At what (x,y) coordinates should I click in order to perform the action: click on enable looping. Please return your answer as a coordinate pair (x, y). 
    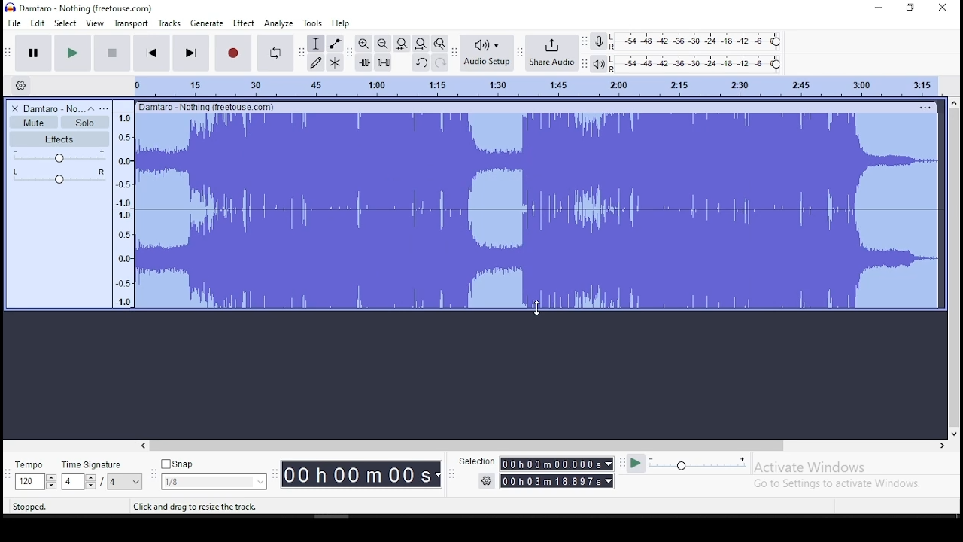
    Looking at the image, I should click on (274, 53).